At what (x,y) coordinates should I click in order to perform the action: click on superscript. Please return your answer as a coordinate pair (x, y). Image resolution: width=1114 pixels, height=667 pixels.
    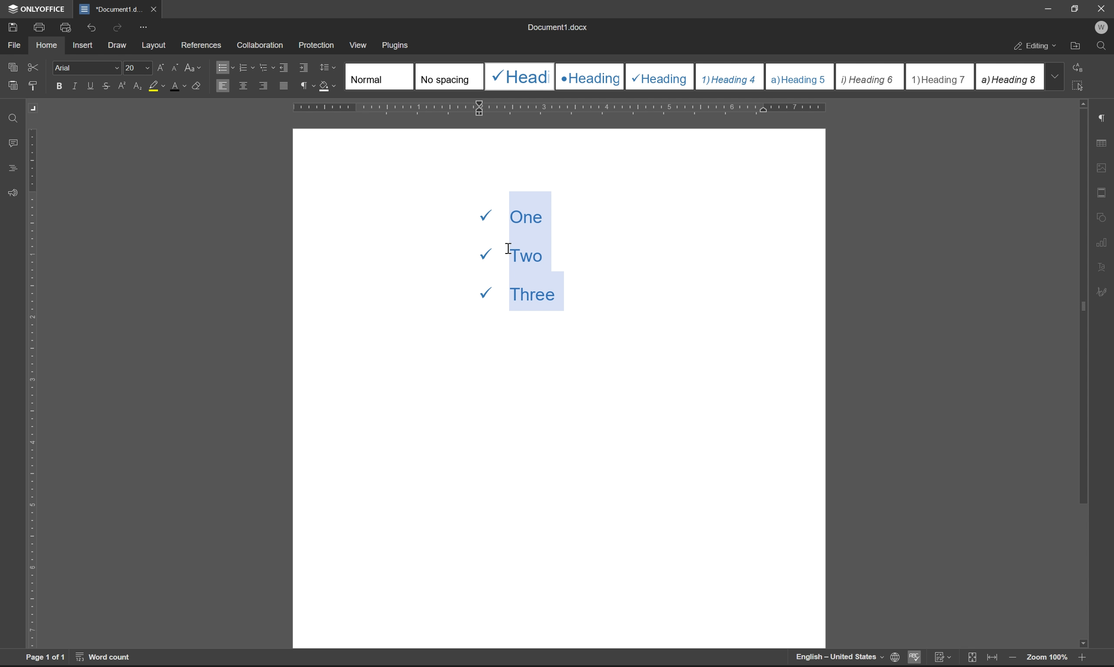
    Looking at the image, I should click on (123, 86).